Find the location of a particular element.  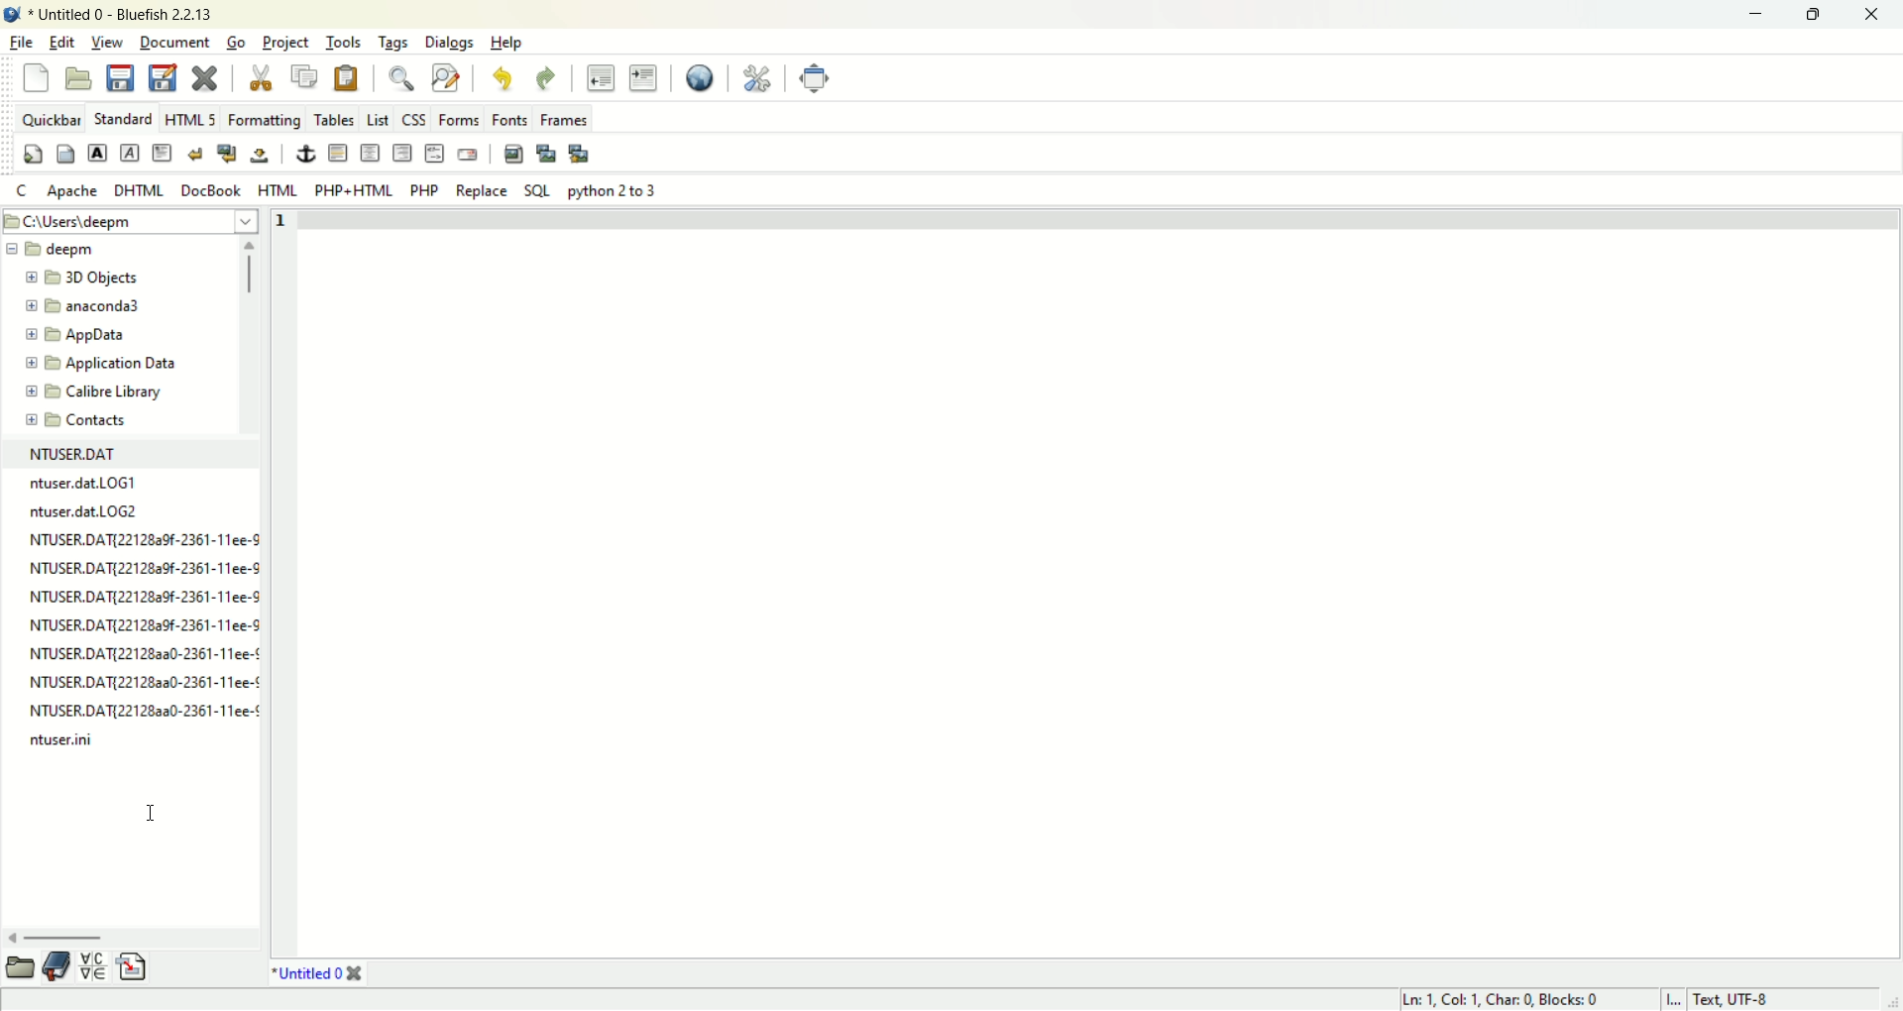

bookmarks is located at coordinates (58, 967).